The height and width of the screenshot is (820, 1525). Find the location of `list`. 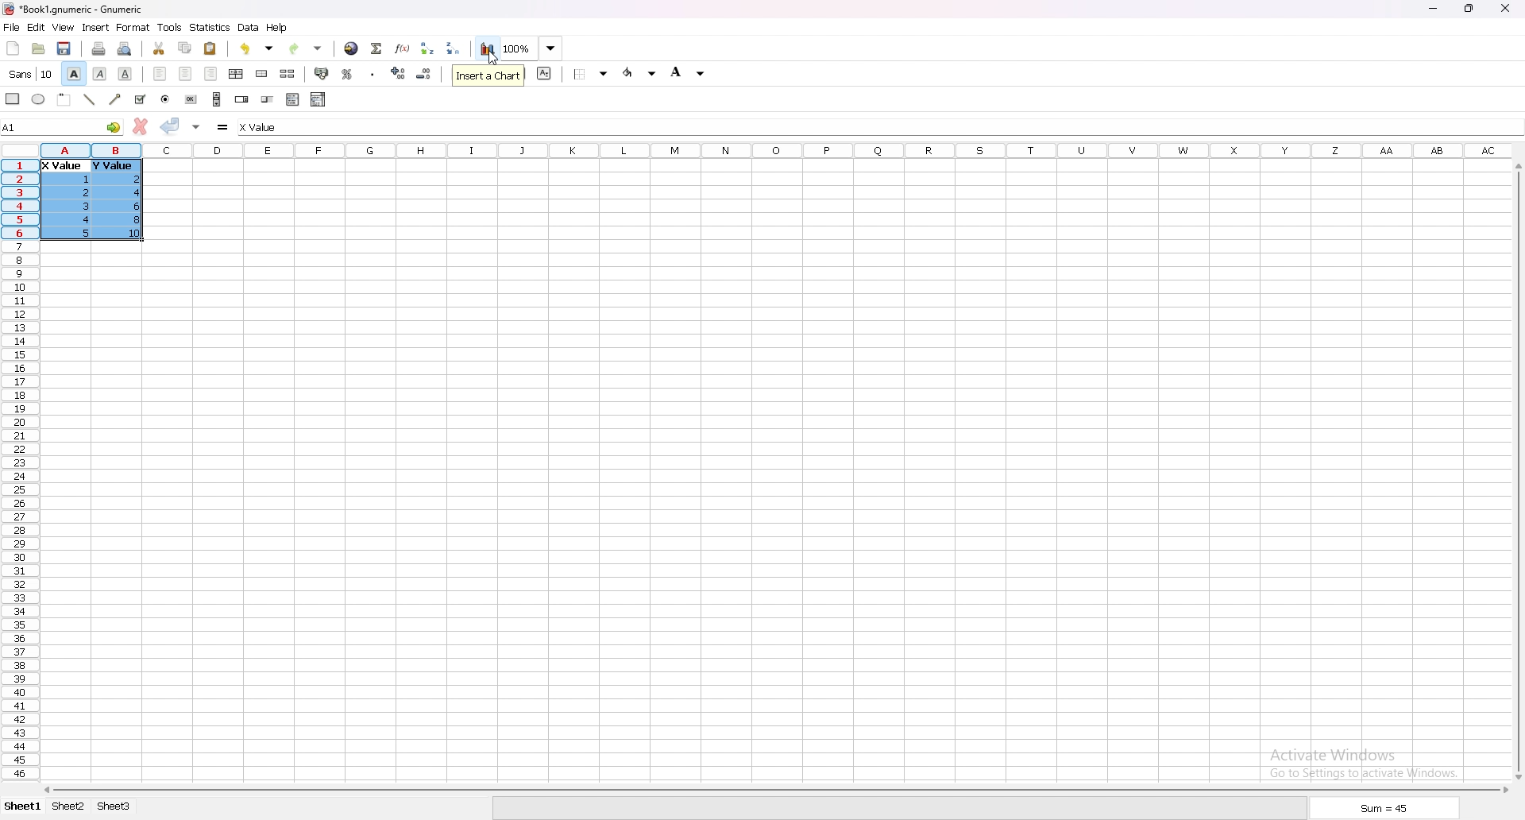

list is located at coordinates (292, 99).